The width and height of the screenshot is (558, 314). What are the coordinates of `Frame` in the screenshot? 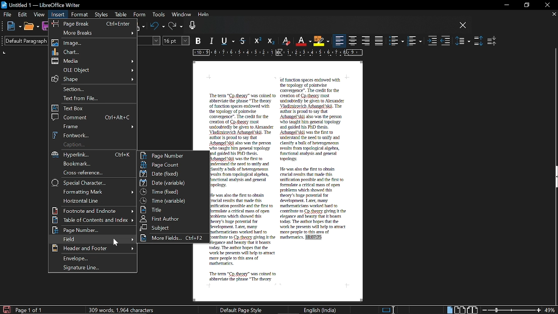 It's located at (94, 126).